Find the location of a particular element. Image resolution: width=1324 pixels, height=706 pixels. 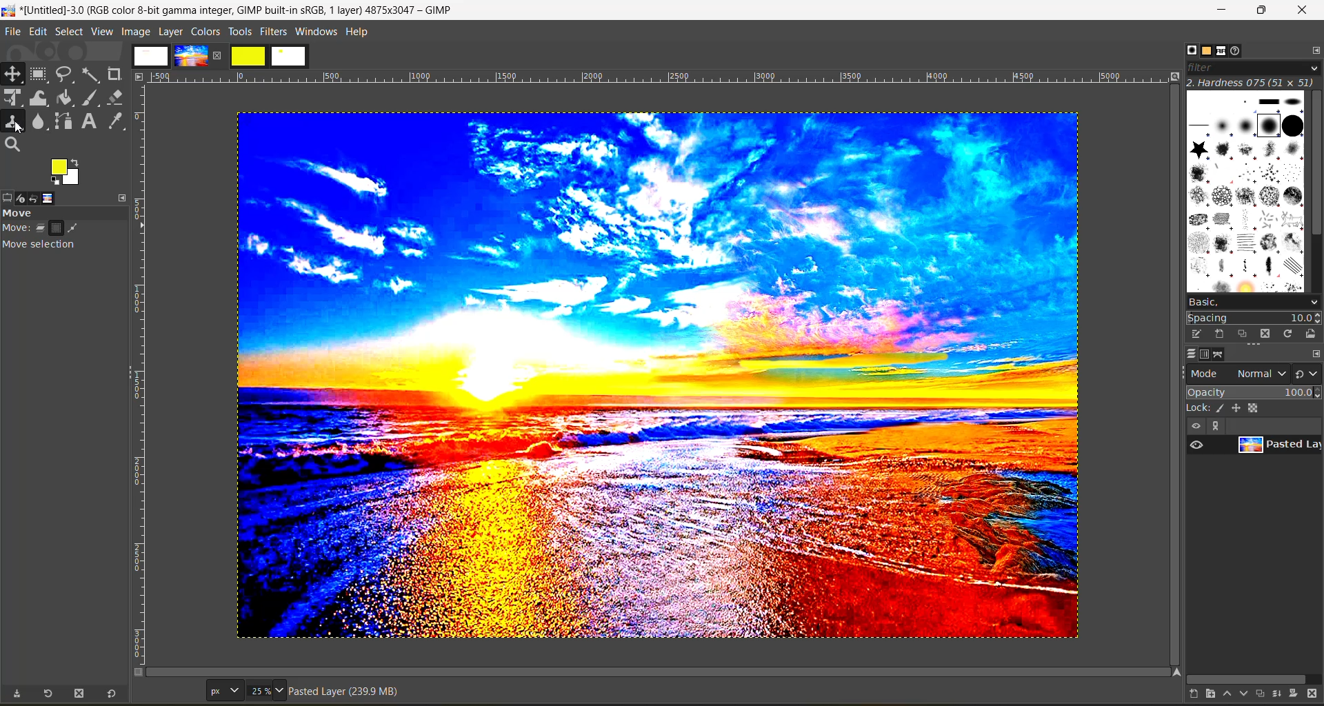

paint bucket  is located at coordinates (69, 99).